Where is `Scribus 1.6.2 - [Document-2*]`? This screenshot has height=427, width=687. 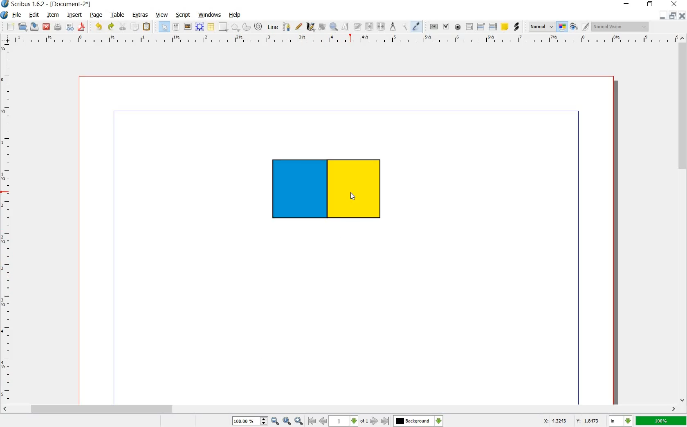
Scribus 1.6.2 - [Document-2*] is located at coordinates (47, 4).